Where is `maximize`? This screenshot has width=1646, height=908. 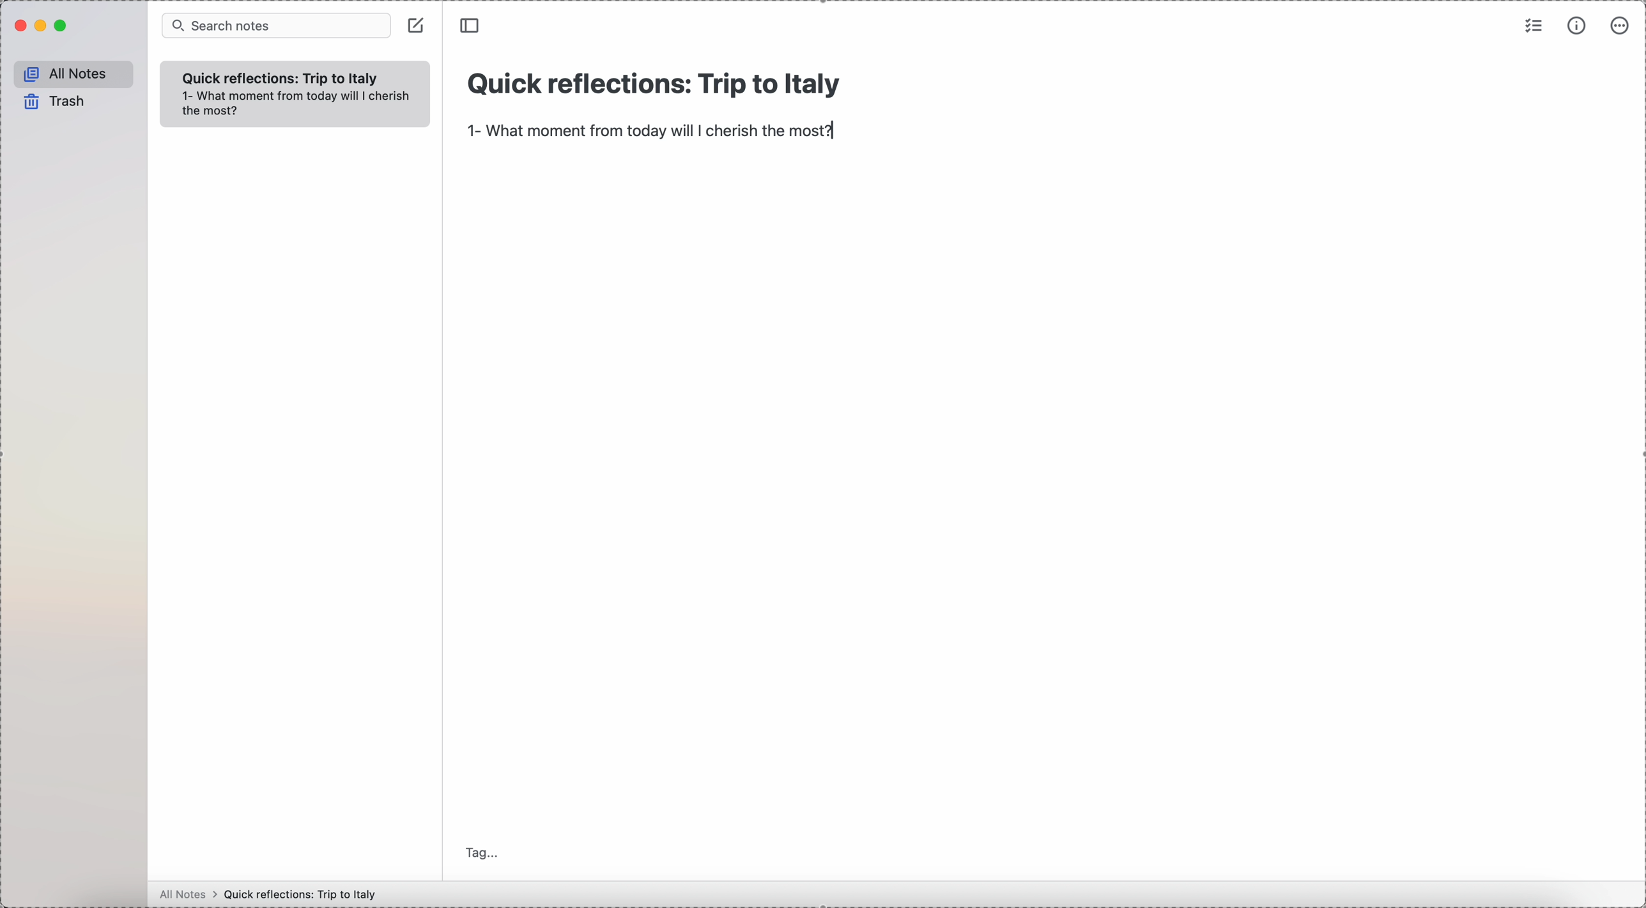
maximize is located at coordinates (63, 26).